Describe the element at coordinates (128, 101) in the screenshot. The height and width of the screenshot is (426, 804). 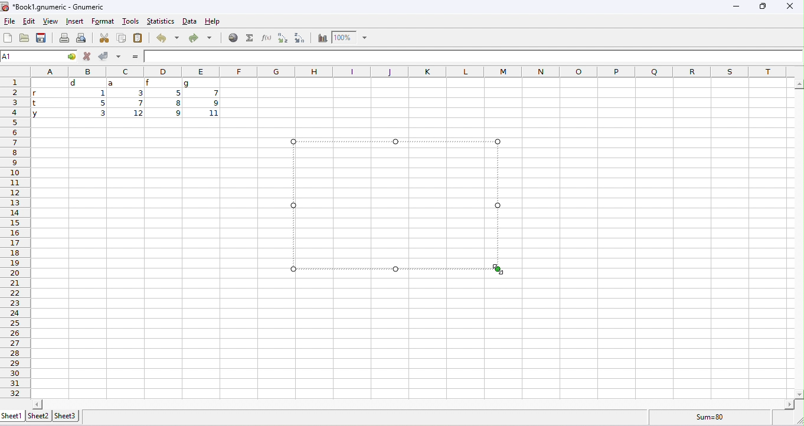
I see `cell ranges` at that location.